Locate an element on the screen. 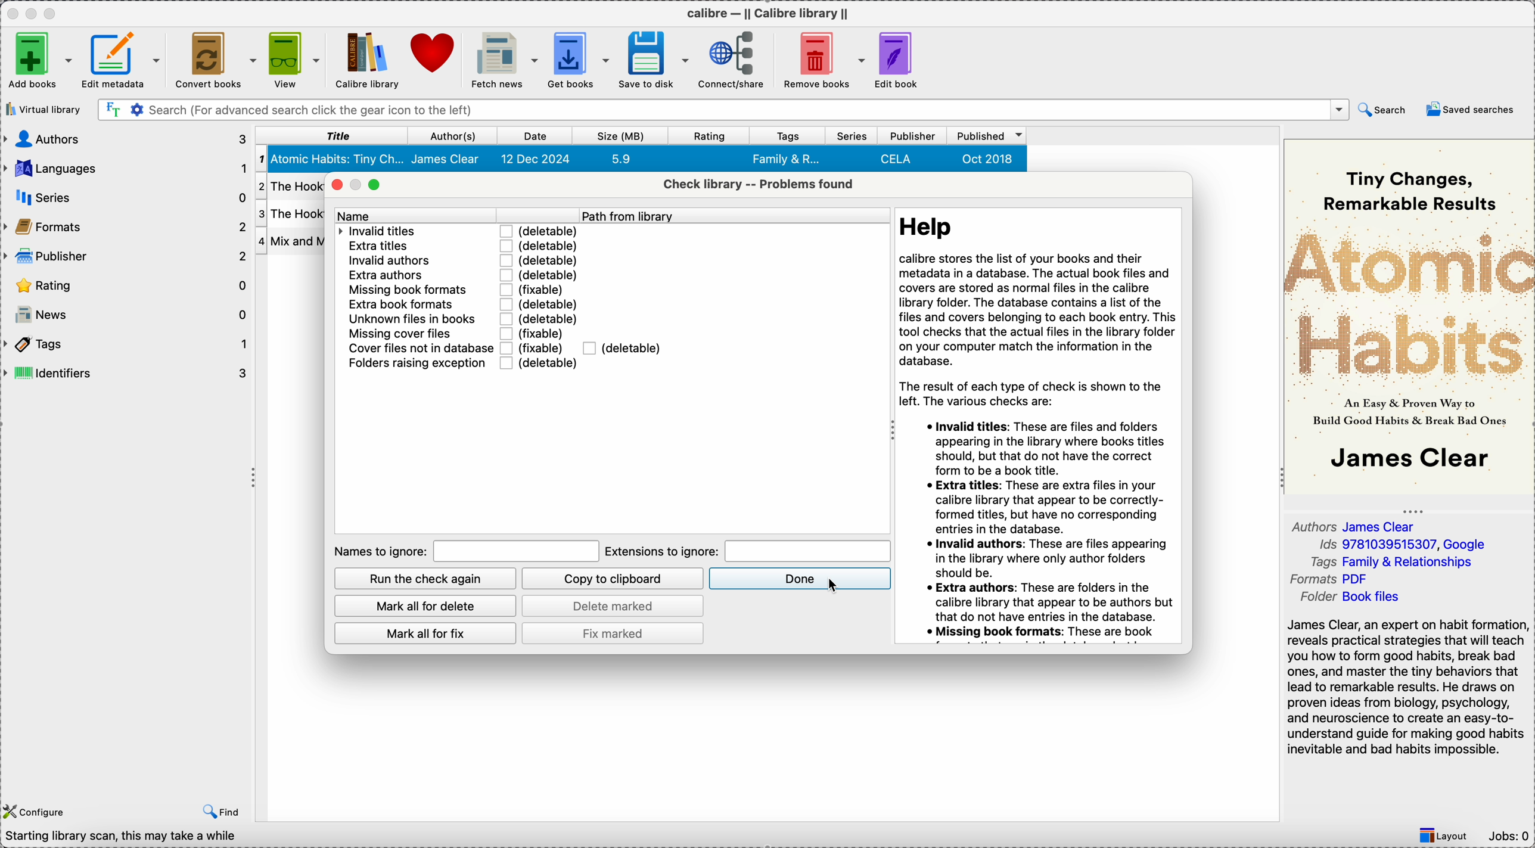  fixable is located at coordinates (536, 346).